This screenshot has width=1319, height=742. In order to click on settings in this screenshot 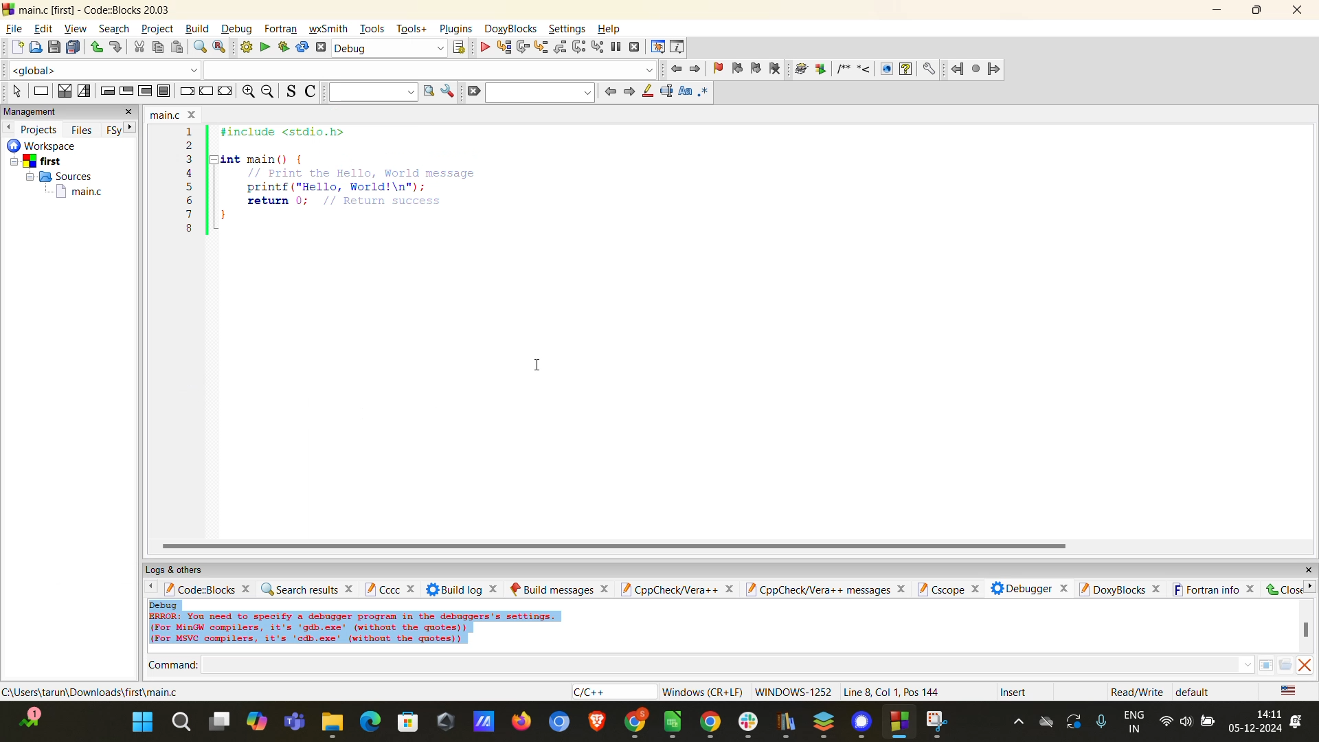, I will do `click(567, 29)`.